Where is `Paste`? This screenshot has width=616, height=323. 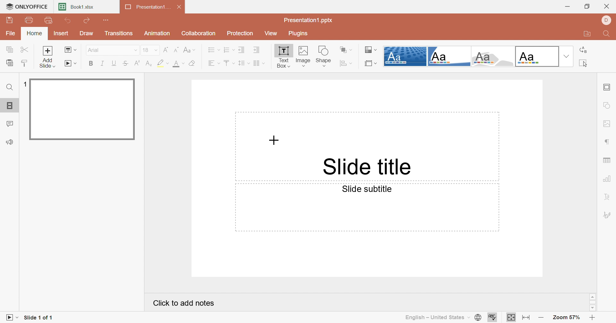 Paste is located at coordinates (9, 63).